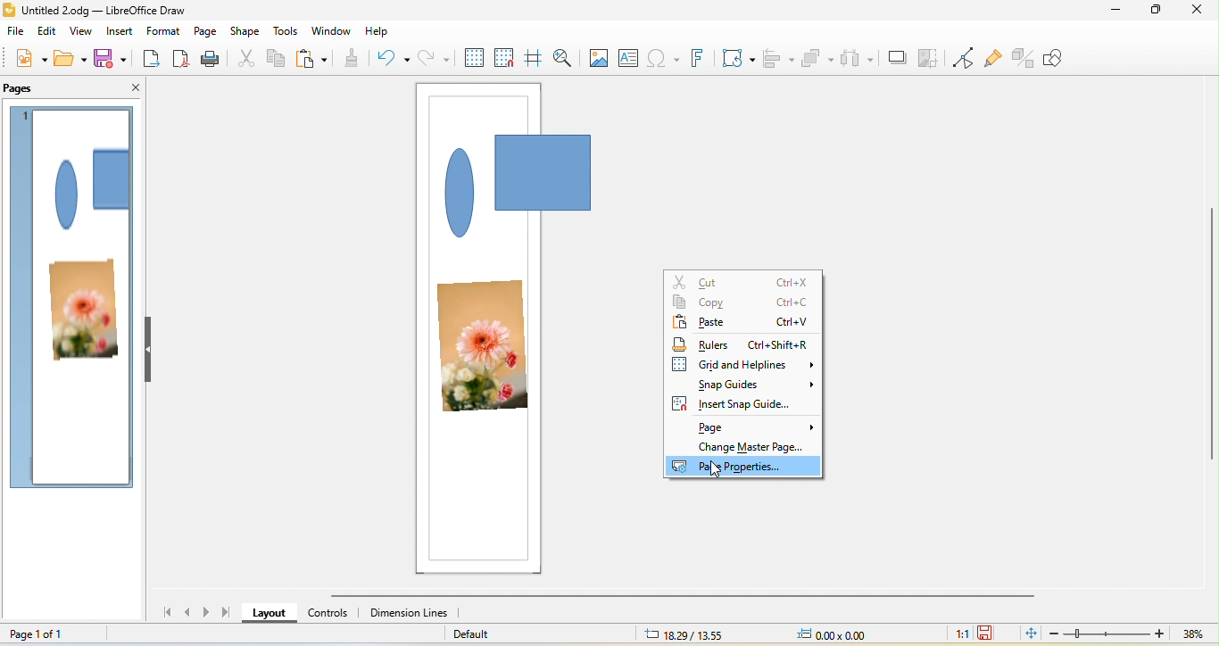 The height and width of the screenshot is (646, 1219). What do you see at coordinates (172, 615) in the screenshot?
I see ` first page` at bounding box center [172, 615].